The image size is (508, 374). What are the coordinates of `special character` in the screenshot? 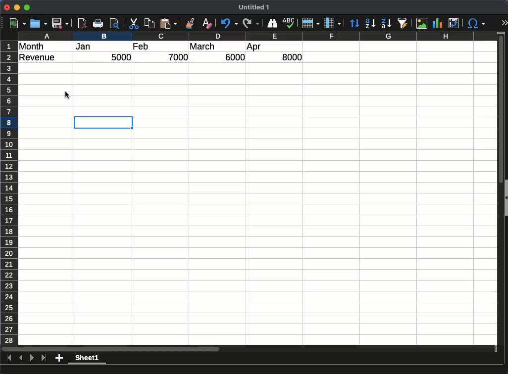 It's located at (476, 23).